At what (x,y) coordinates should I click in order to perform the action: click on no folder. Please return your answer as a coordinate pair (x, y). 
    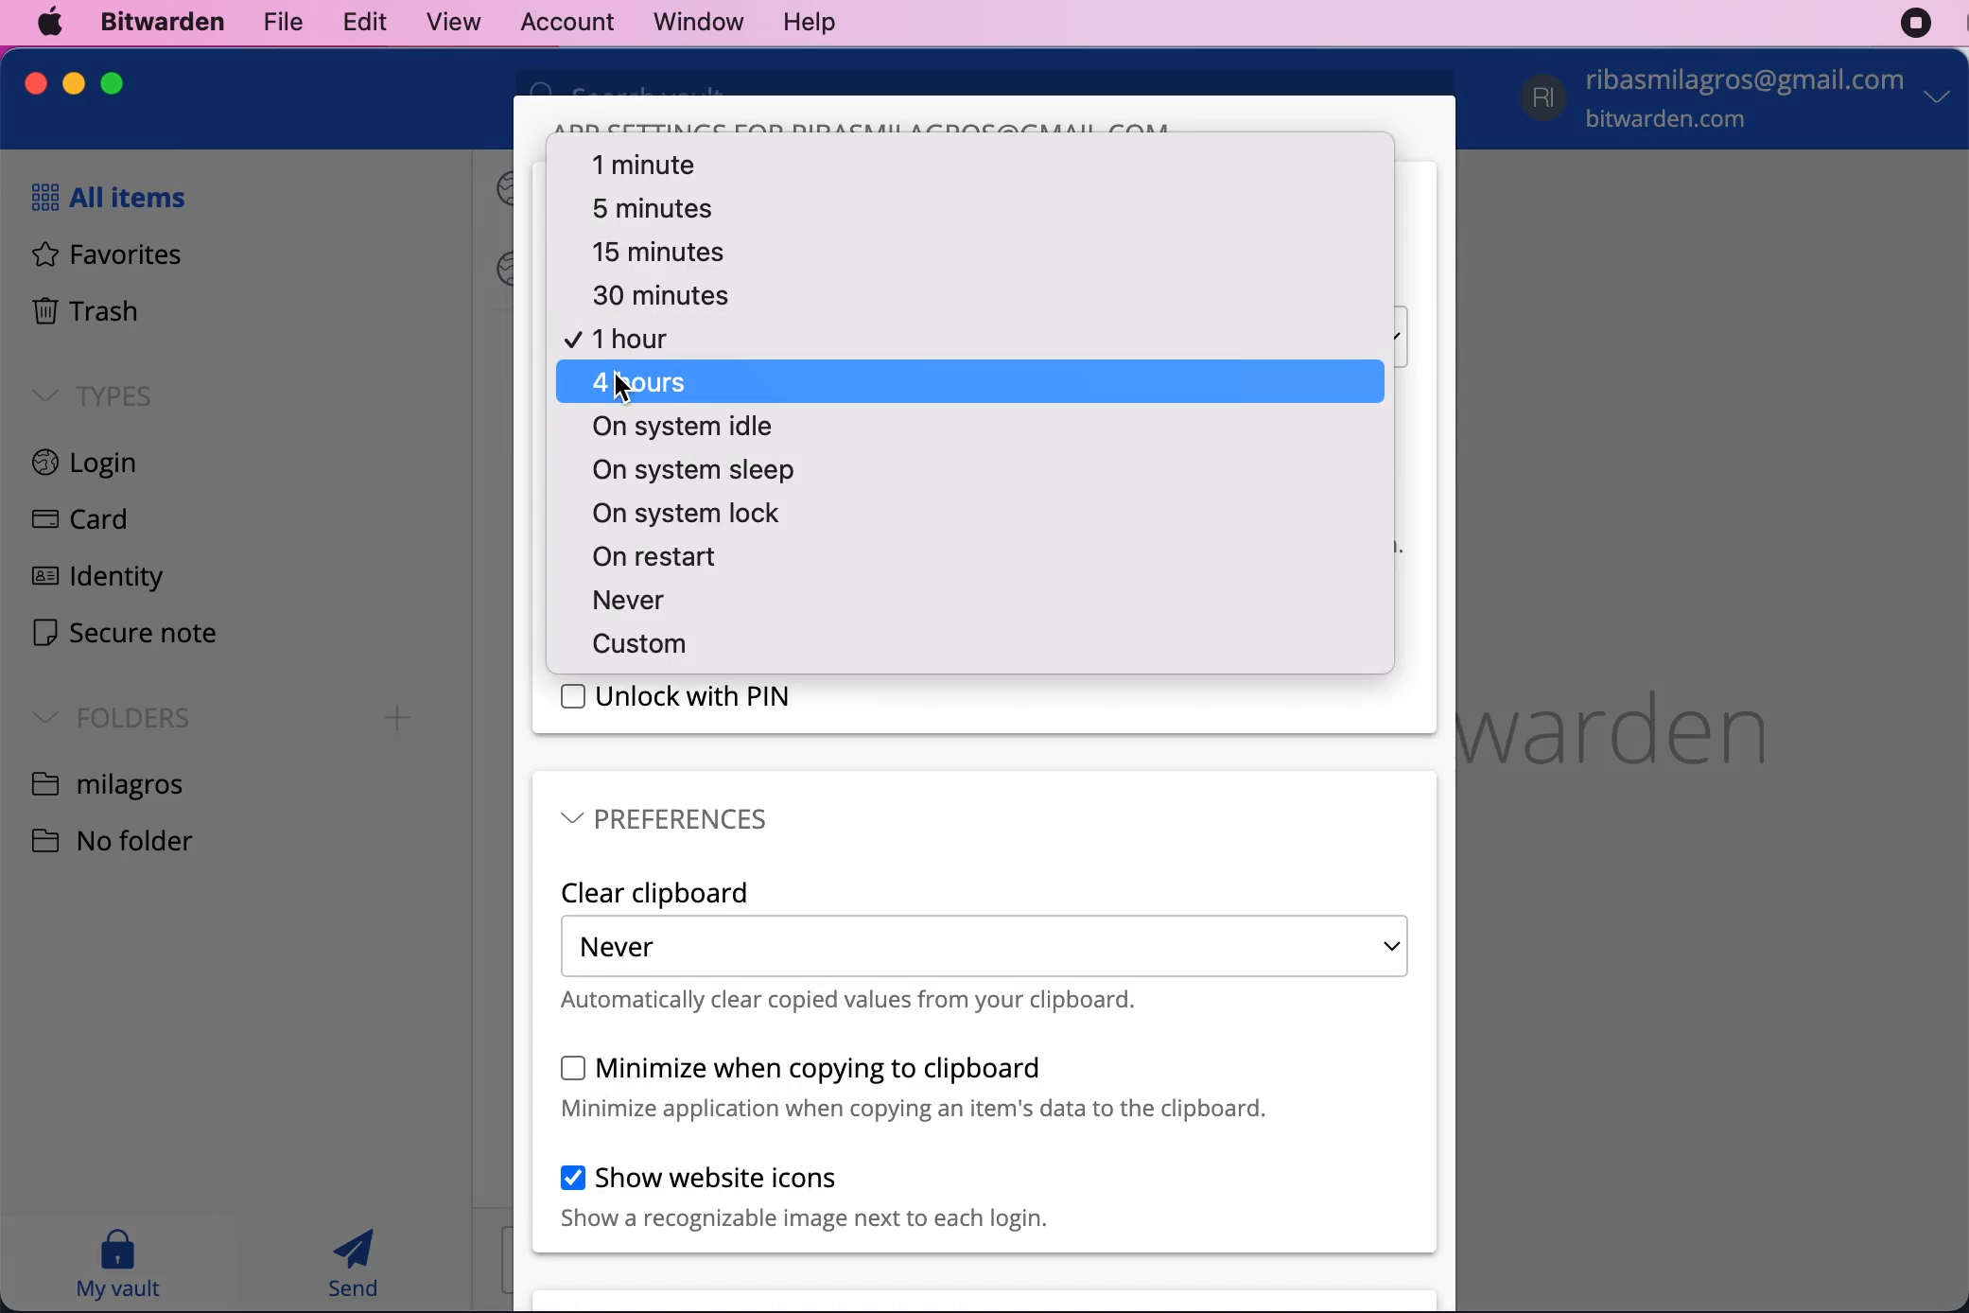
    Looking at the image, I should click on (128, 838).